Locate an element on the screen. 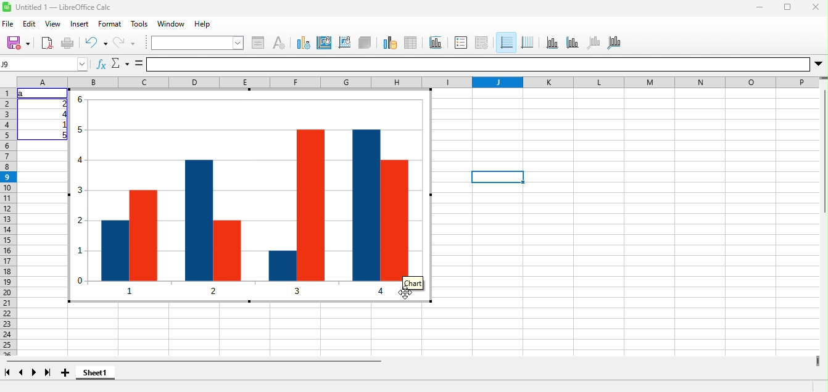 This screenshot has width=828, height=392. horizontal scroll bar is located at coordinates (193, 361).